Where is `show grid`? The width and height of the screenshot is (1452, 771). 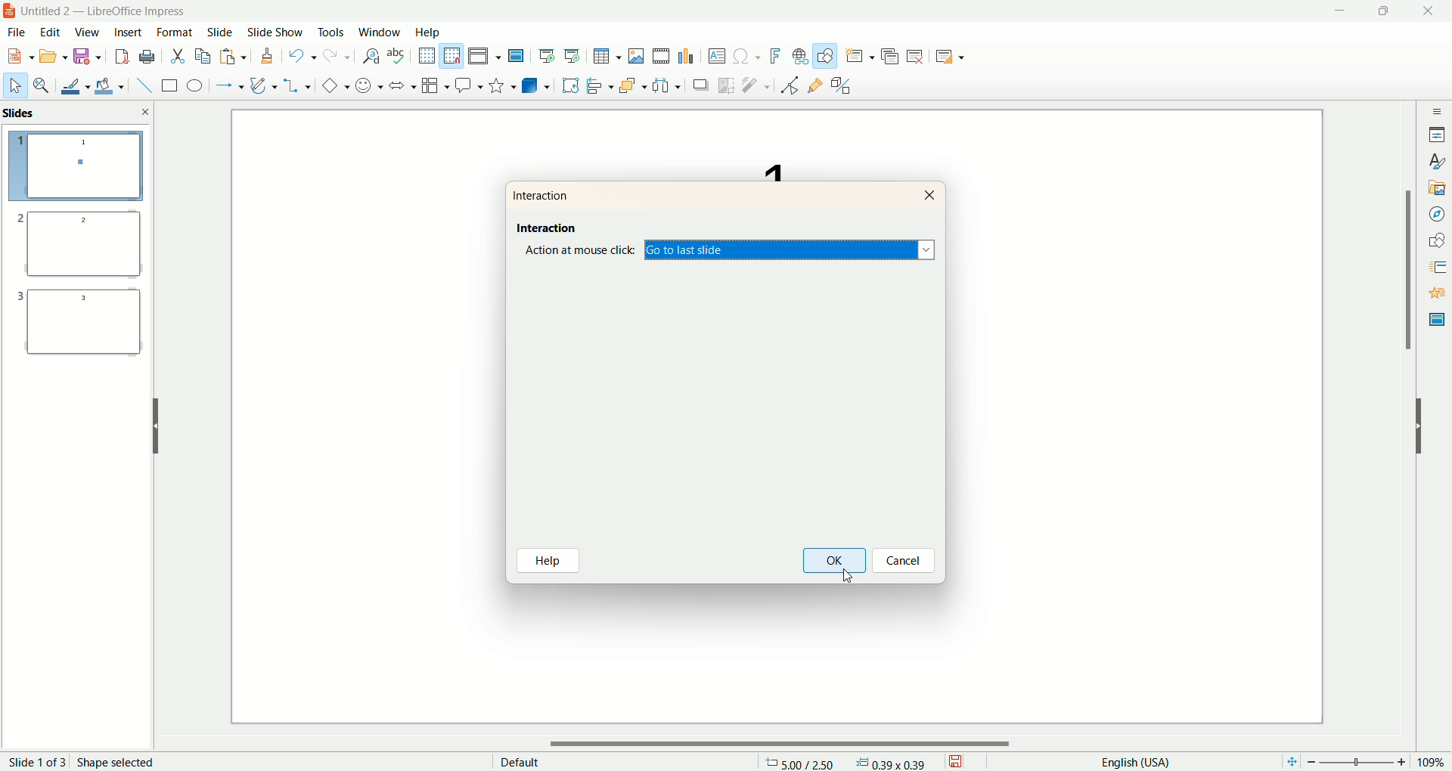 show grid is located at coordinates (425, 55).